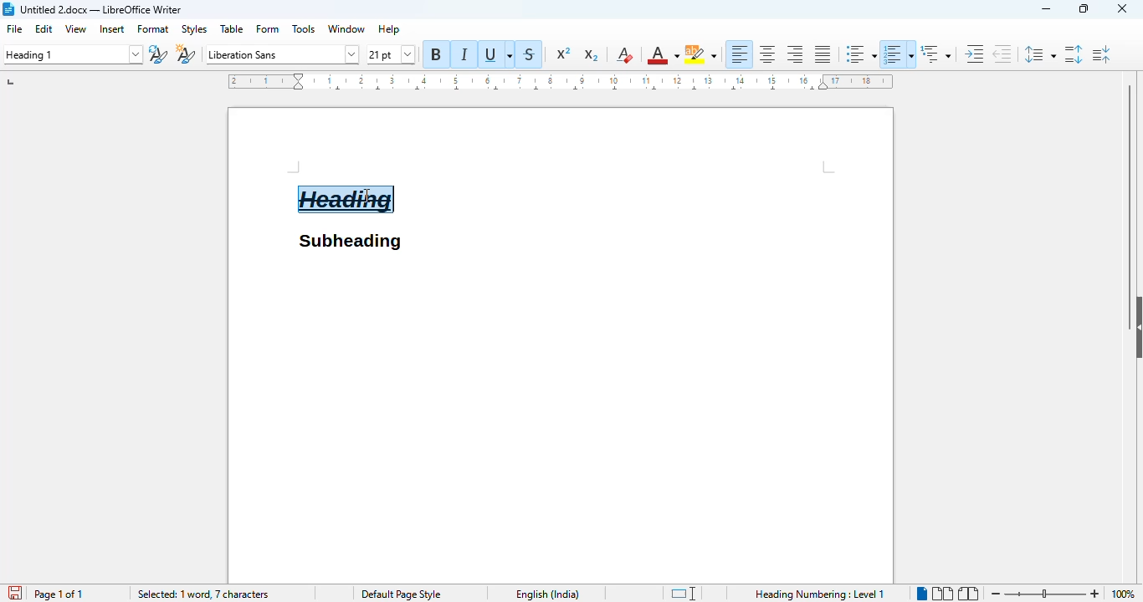  I want to click on multi-page view, so click(942, 594).